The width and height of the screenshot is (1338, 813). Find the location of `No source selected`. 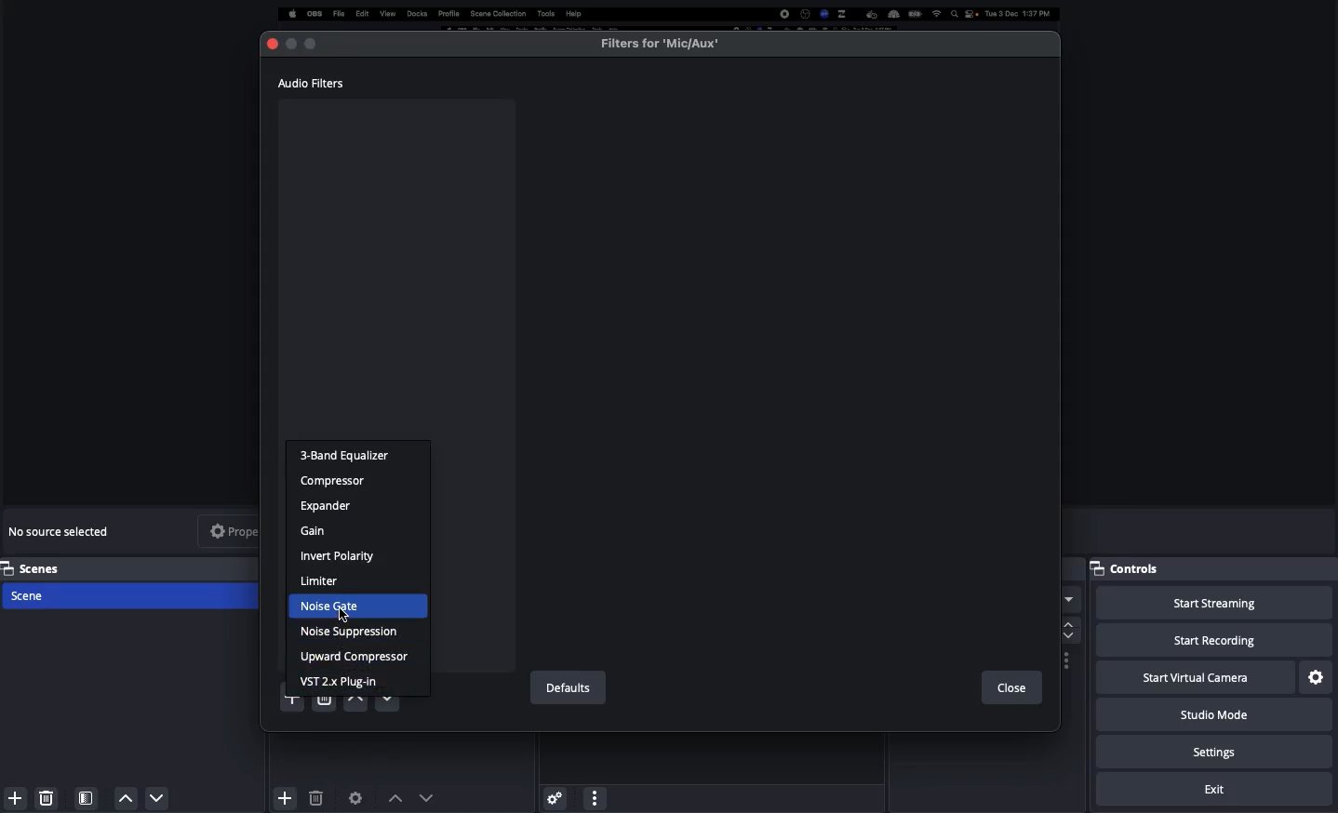

No source selected is located at coordinates (63, 531).